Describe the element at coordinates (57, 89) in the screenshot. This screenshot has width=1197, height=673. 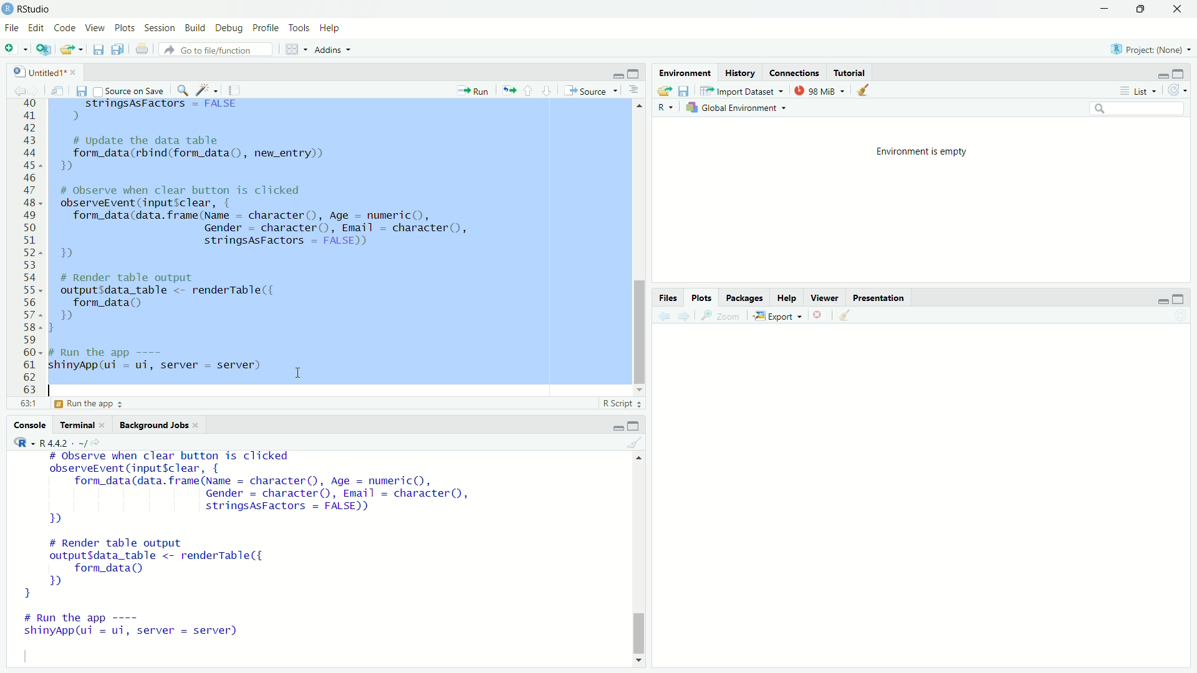
I see `show in new window` at that location.